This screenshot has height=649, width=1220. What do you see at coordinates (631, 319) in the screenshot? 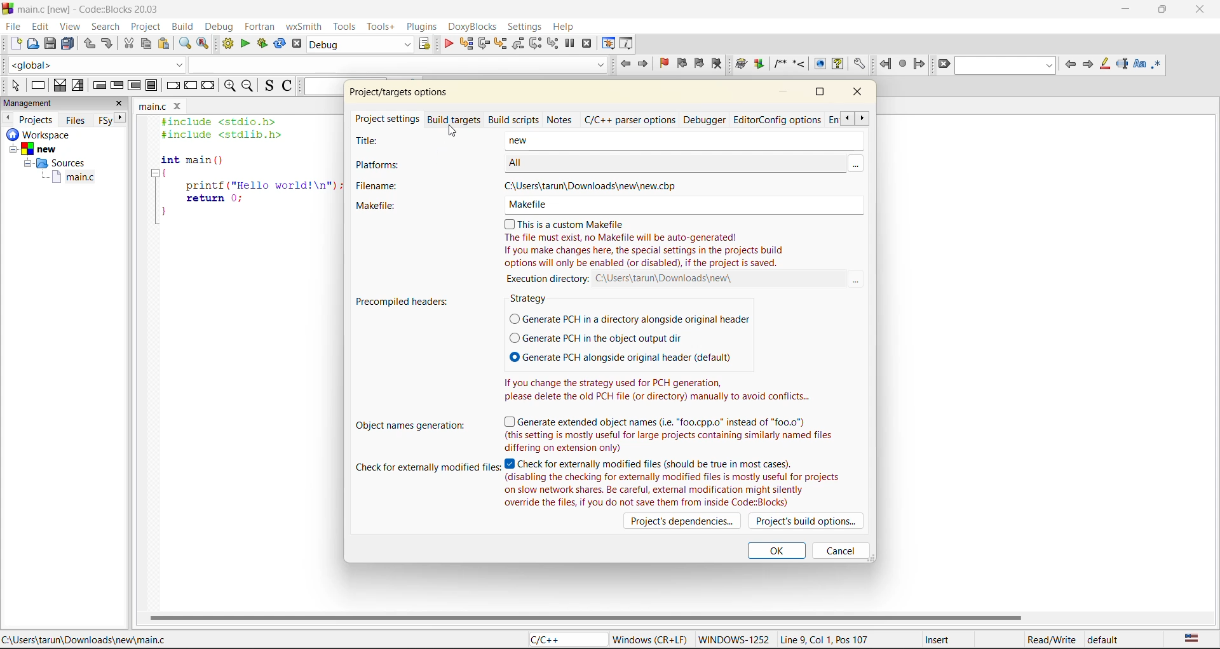
I see `Generate PCH in a directory alongside original header` at bounding box center [631, 319].